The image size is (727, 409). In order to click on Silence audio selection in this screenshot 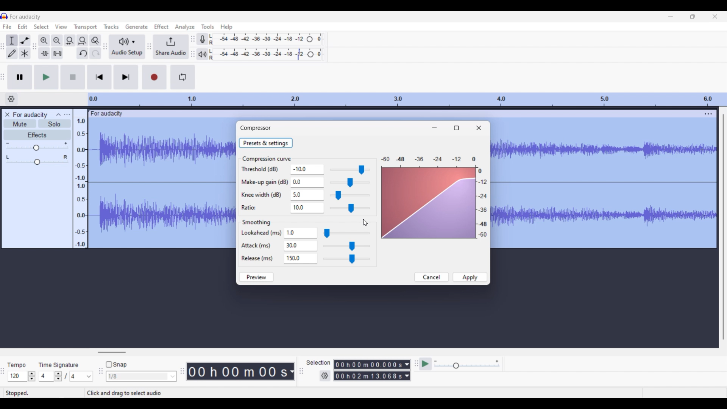, I will do `click(58, 53)`.